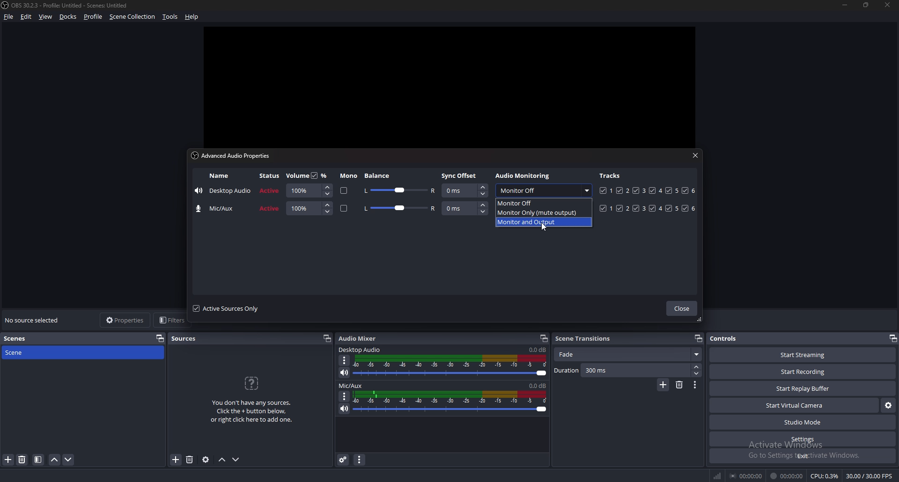  I want to click on balance adjust, so click(400, 209).